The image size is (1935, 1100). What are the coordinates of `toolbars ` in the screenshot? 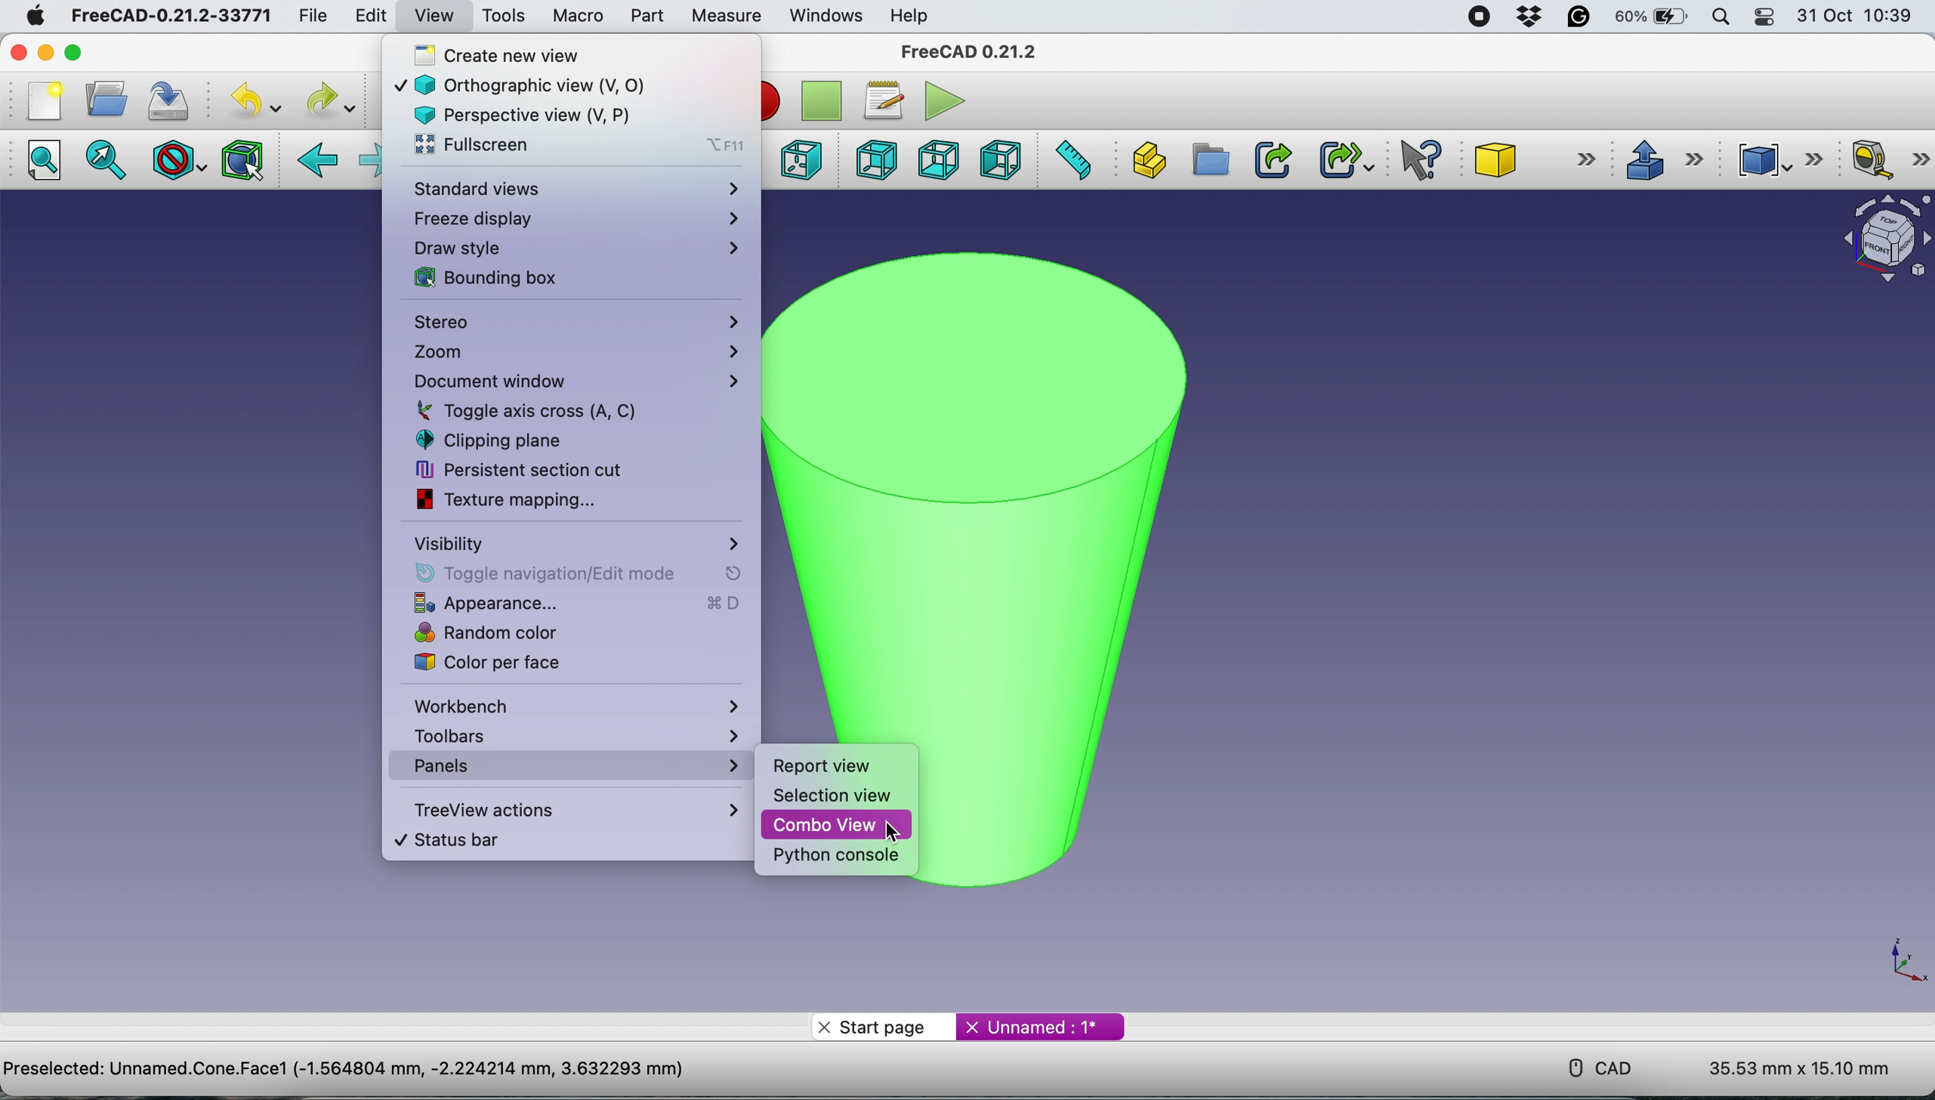 It's located at (573, 734).